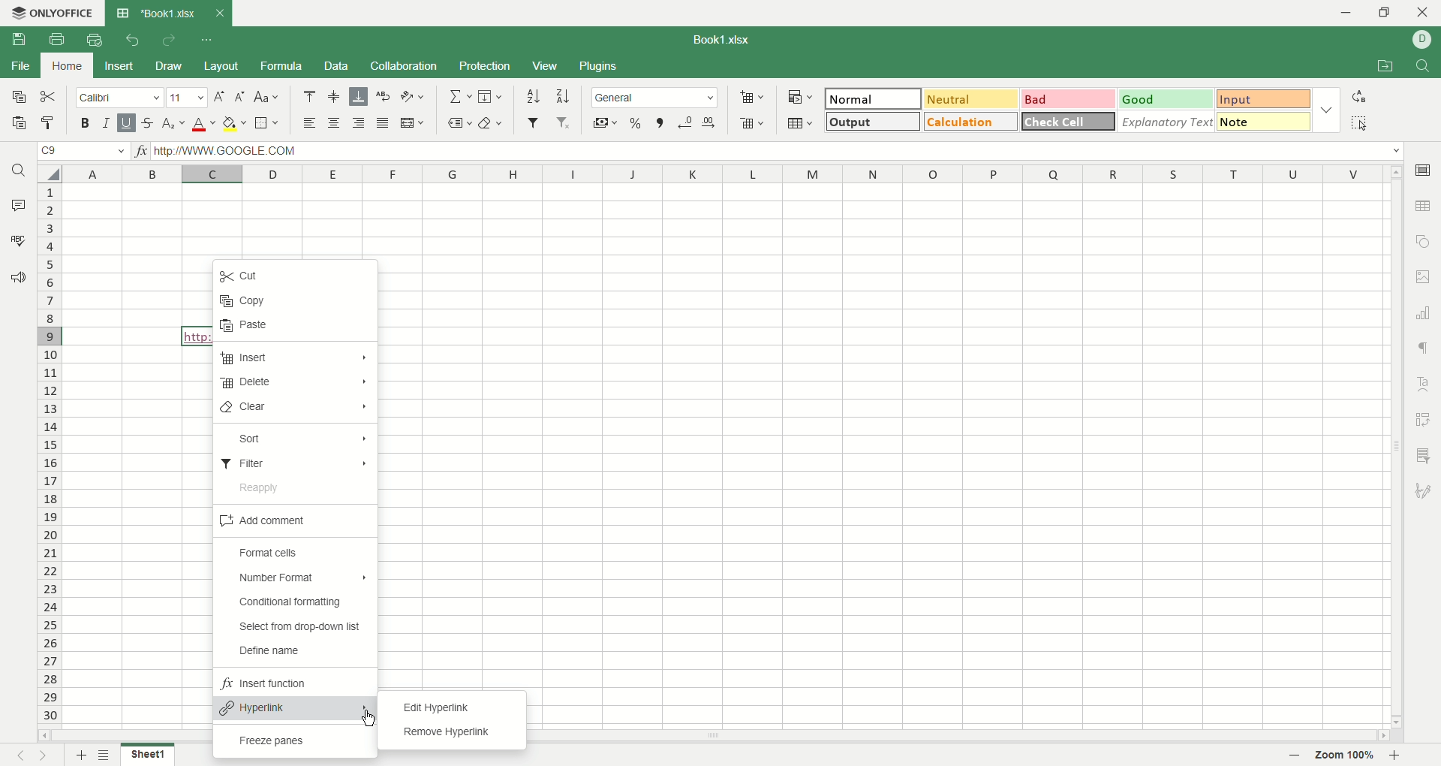 This screenshot has height=766, width=1441. I want to click on zoom percent, so click(1347, 755).